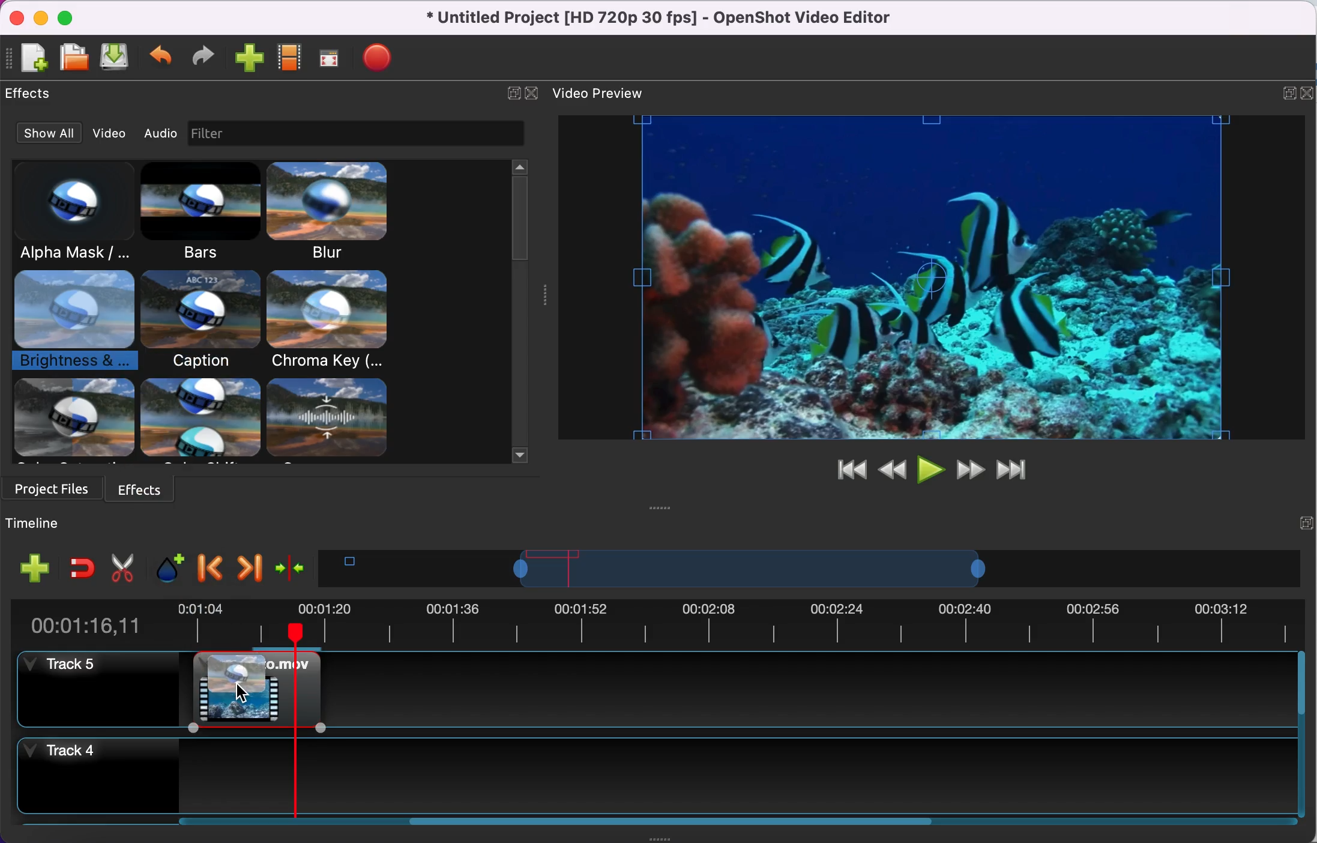  What do you see at coordinates (343, 212) in the screenshot?
I see `blur` at bounding box center [343, 212].